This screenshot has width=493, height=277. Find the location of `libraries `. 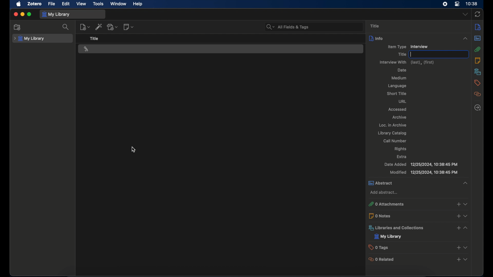

libraries  is located at coordinates (478, 72).